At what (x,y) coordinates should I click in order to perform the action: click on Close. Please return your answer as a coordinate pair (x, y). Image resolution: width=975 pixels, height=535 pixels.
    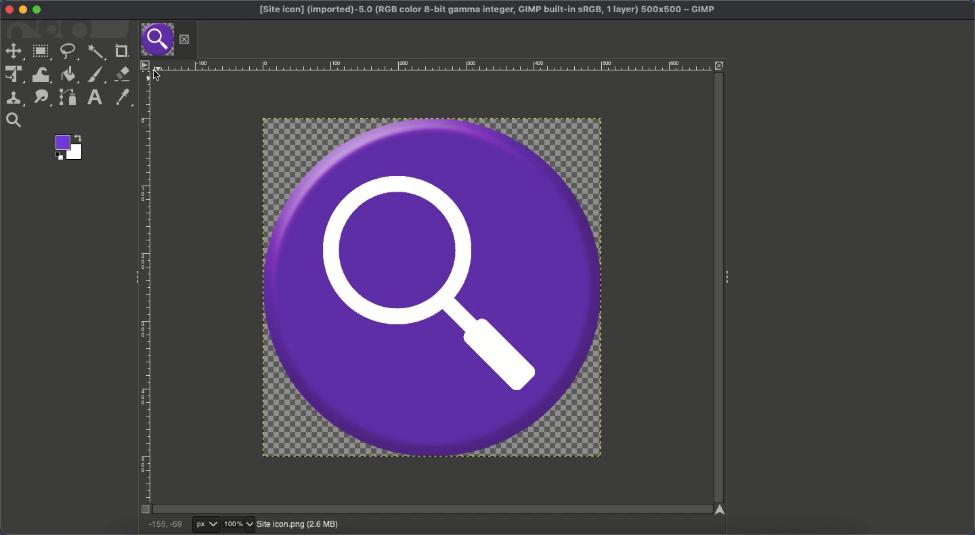
    Looking at the image, I should click on (6, 9).